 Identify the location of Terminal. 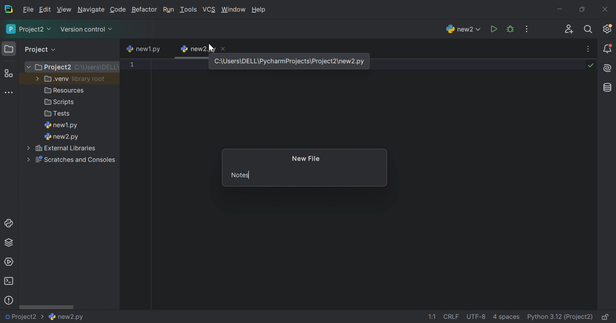
(9, 281).